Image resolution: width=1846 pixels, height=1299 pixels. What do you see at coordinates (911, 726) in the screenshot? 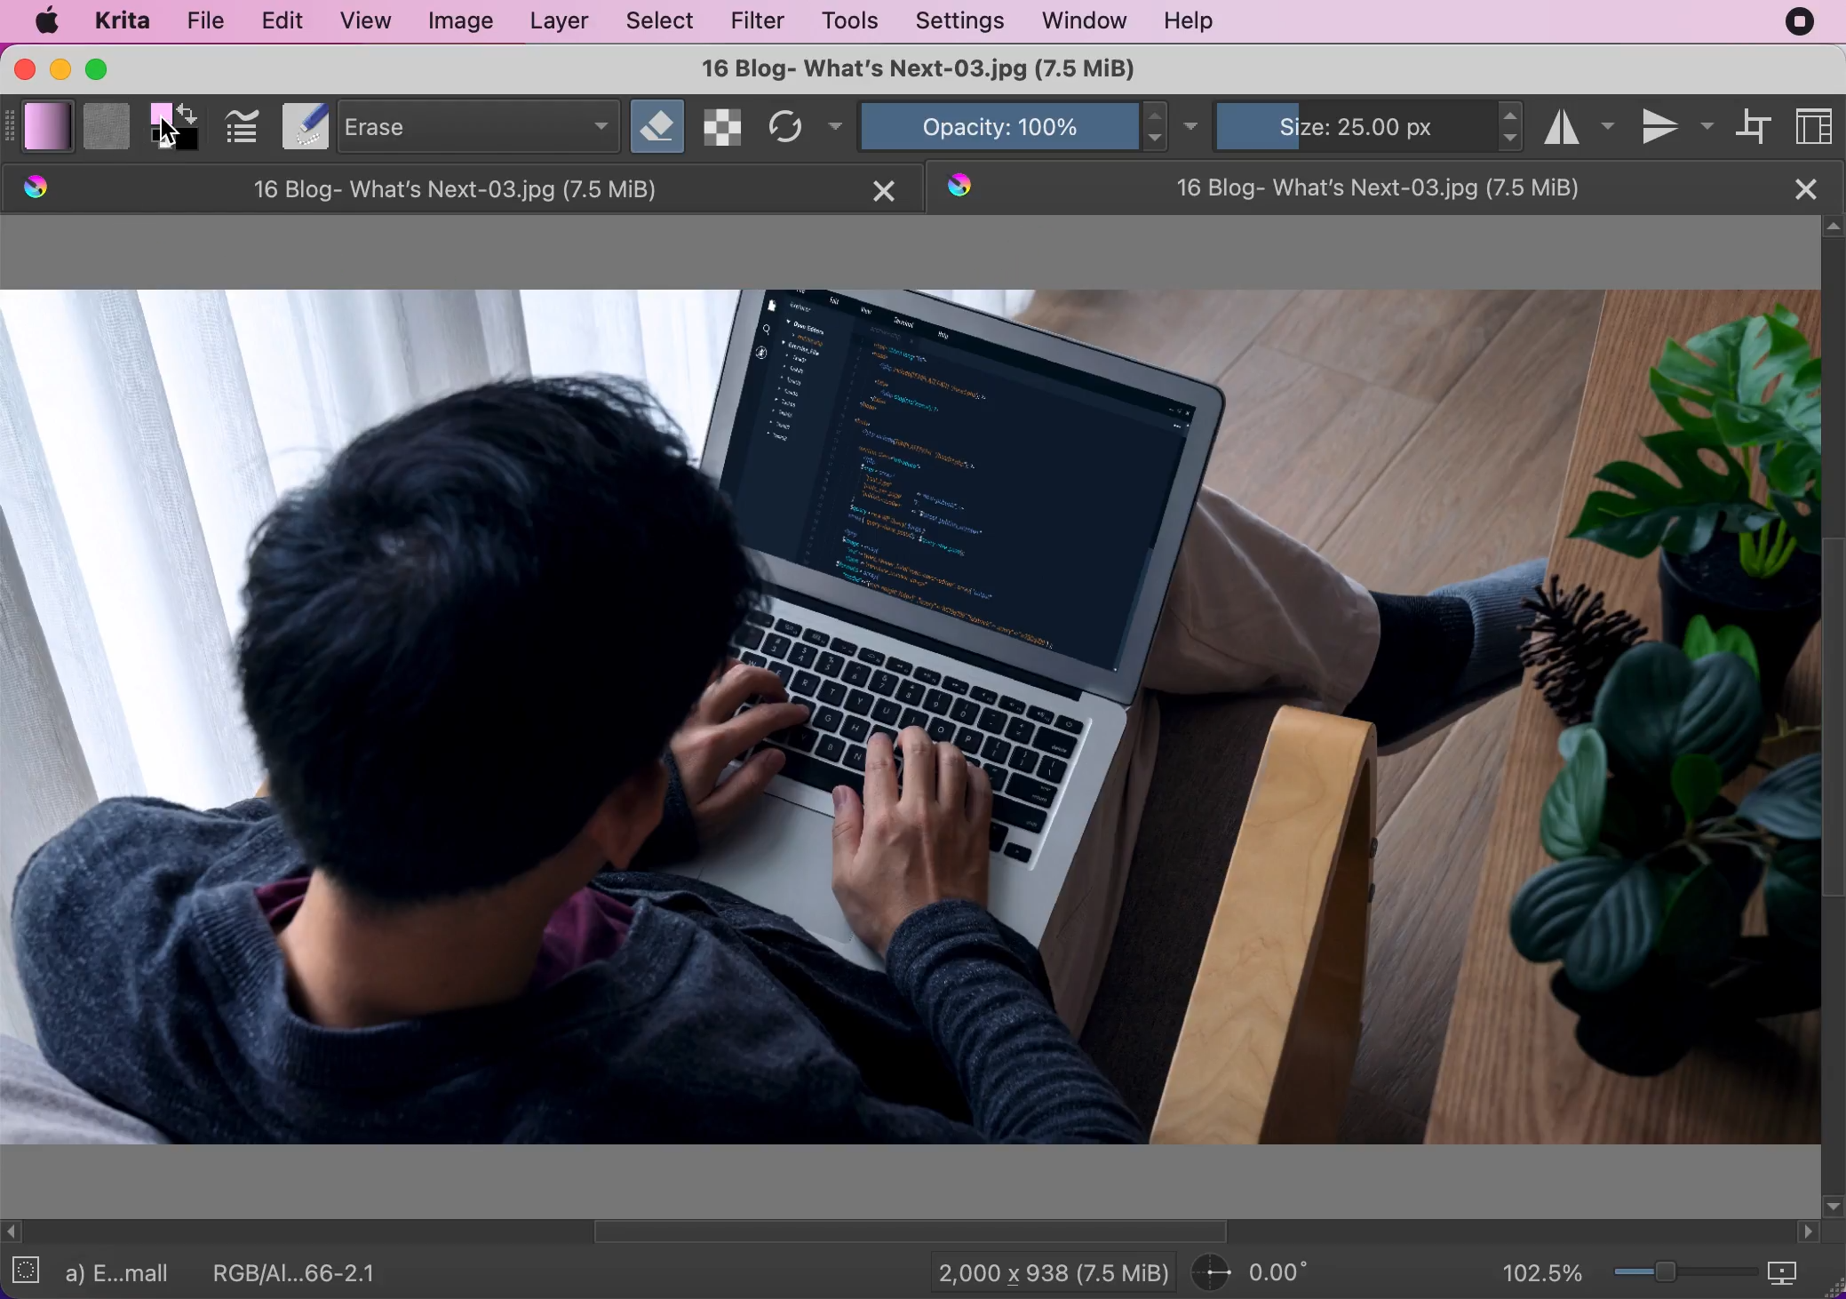
I see `image` at bounding box center [911, 726].